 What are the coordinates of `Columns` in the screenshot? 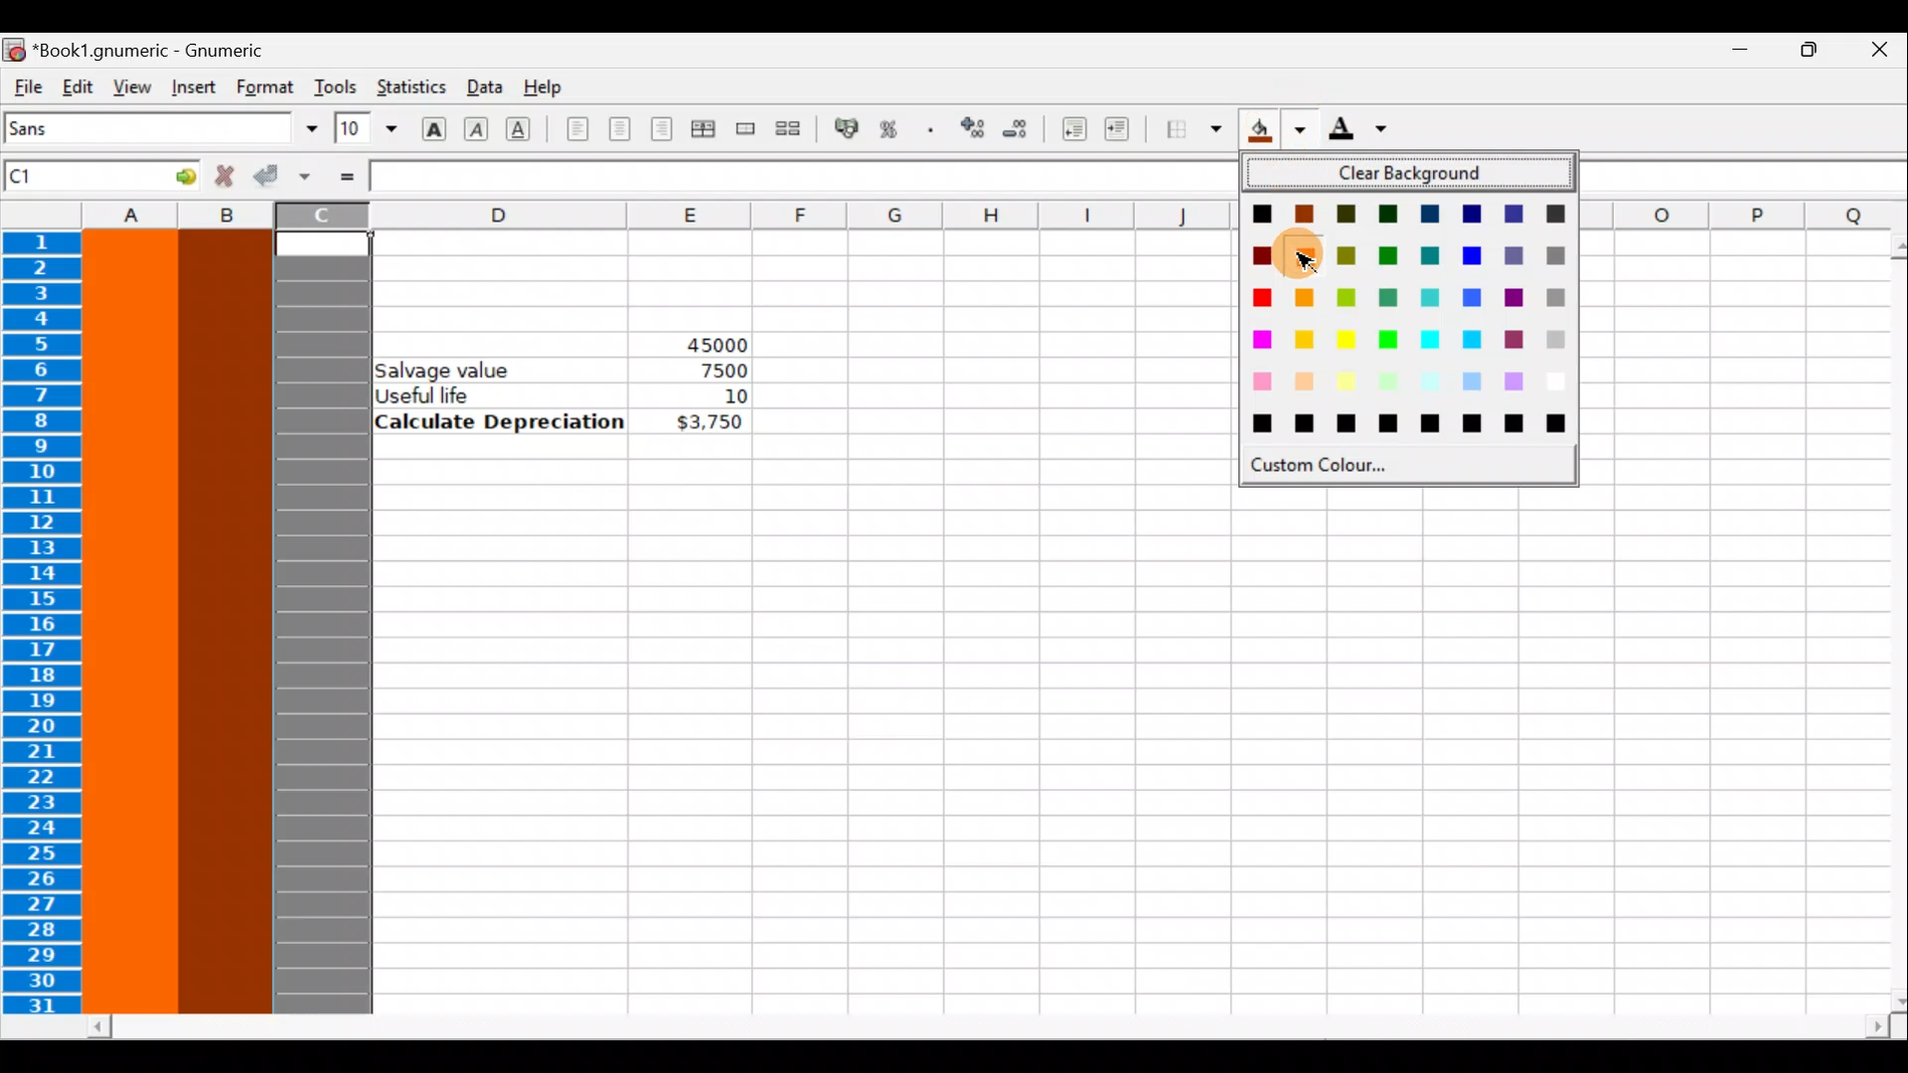 It's located at (606, 216).